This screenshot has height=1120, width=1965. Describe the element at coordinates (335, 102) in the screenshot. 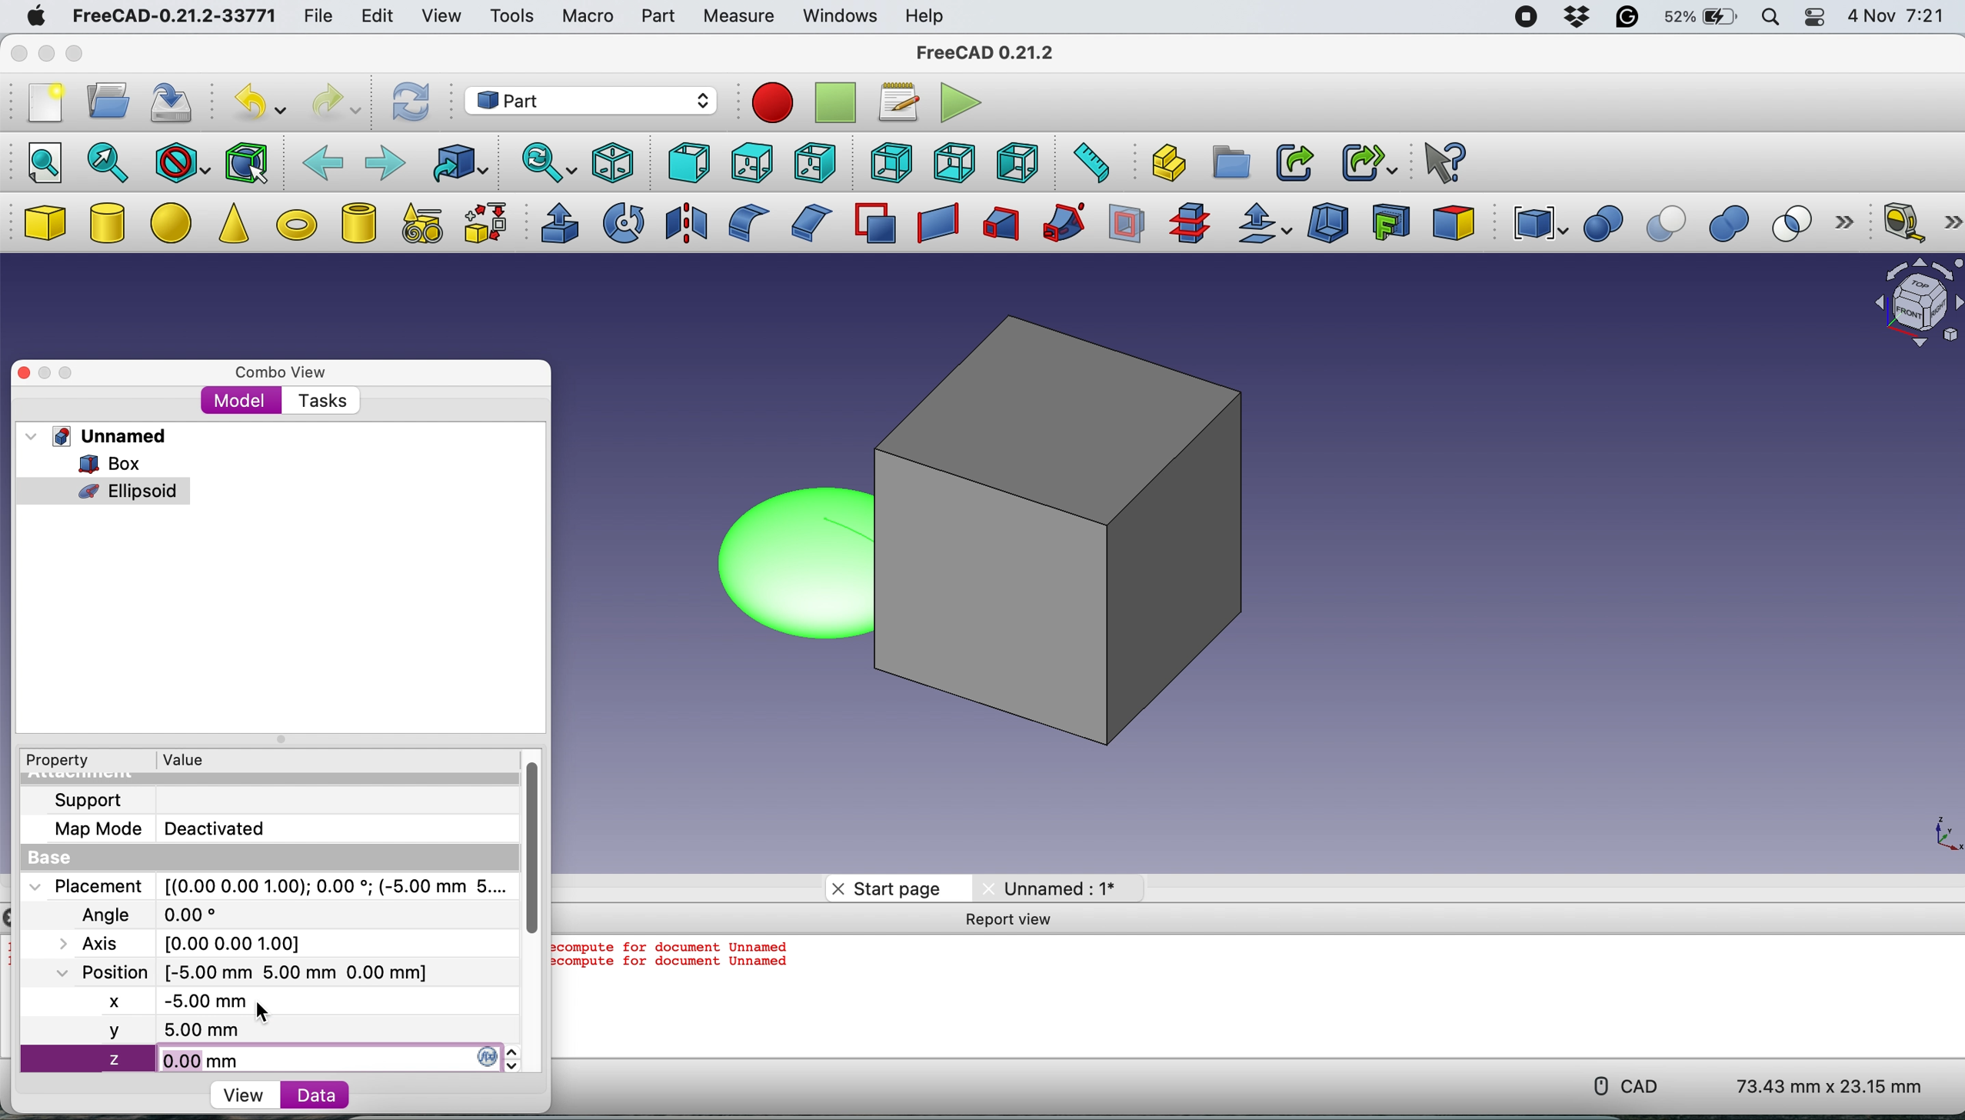

I see `redo` at that location.